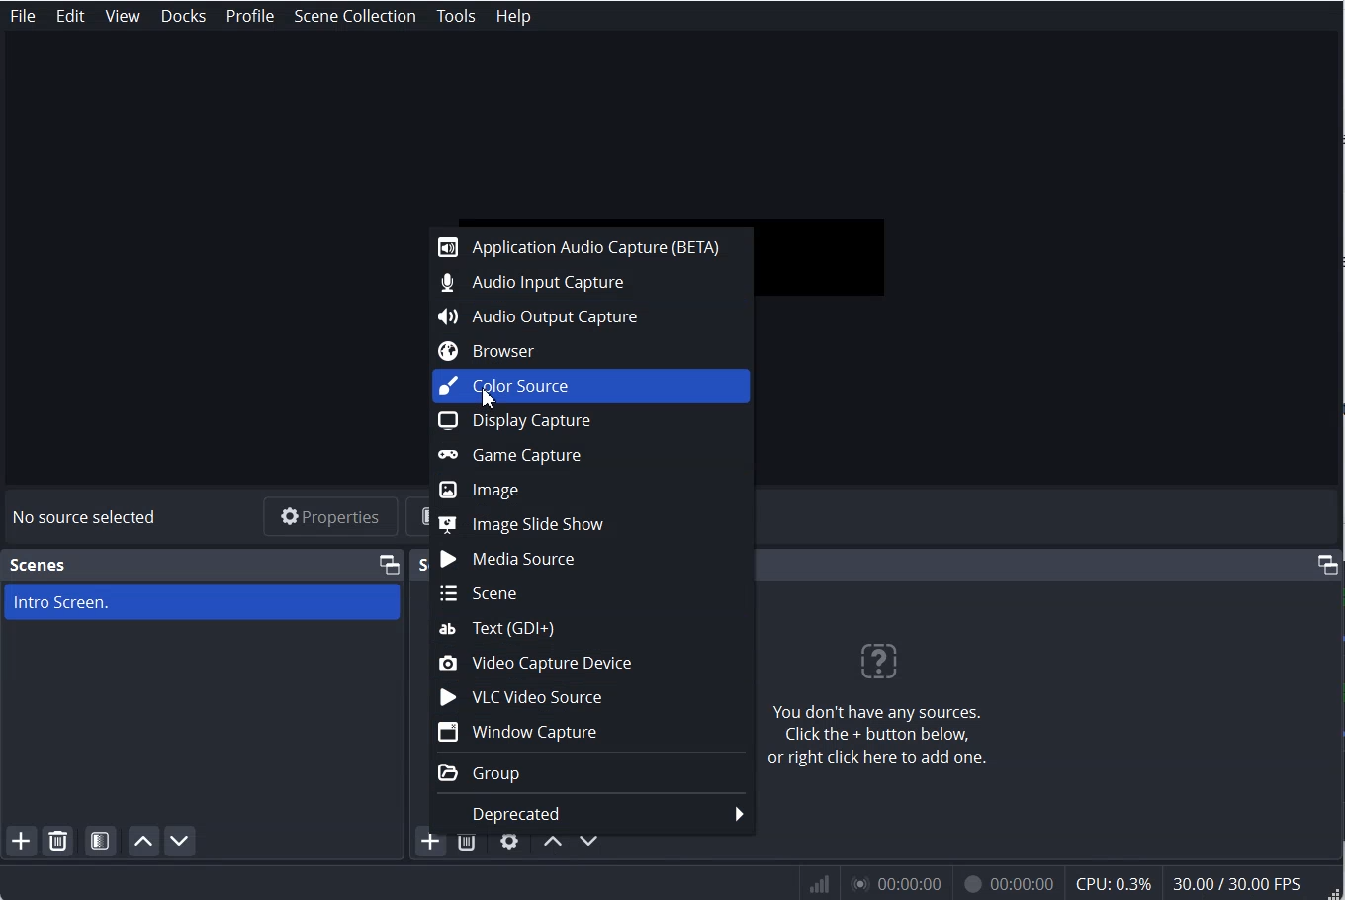  What do you see at coordinates (85, 516) in the screenshot?
I see `No source selected` at bounding box center [85, 516].